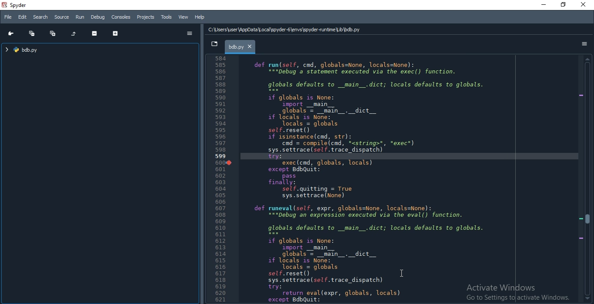  Describe the element at coordinates (80, 17) in the screenshot. I see `Run` at that location.